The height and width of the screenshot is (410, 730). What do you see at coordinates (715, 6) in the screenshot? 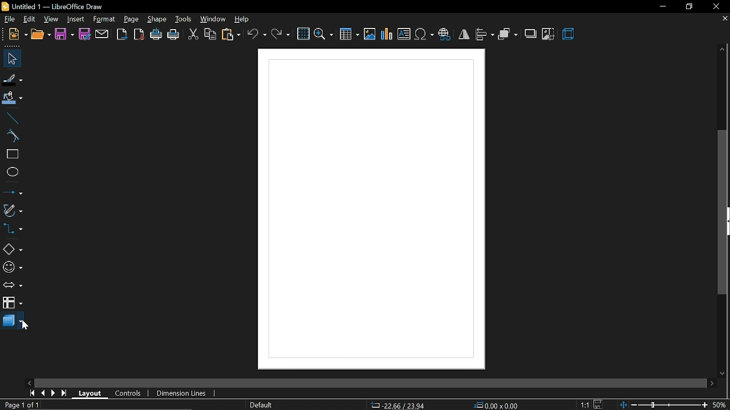
I see `close` at bounding box center [715, 6].